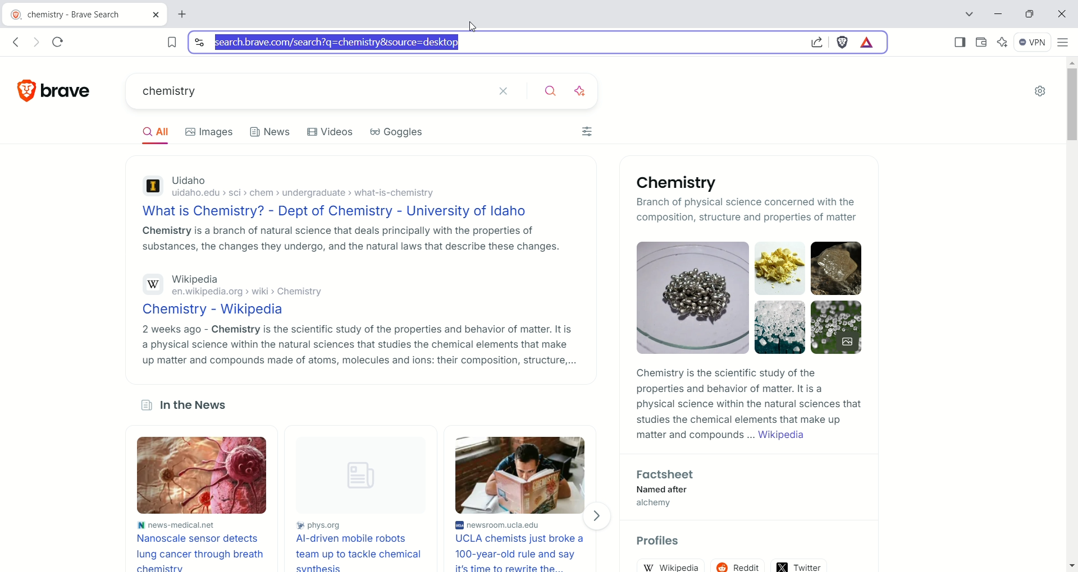  I want to click on Chemistry - Wikipedia, so click(217, 310).